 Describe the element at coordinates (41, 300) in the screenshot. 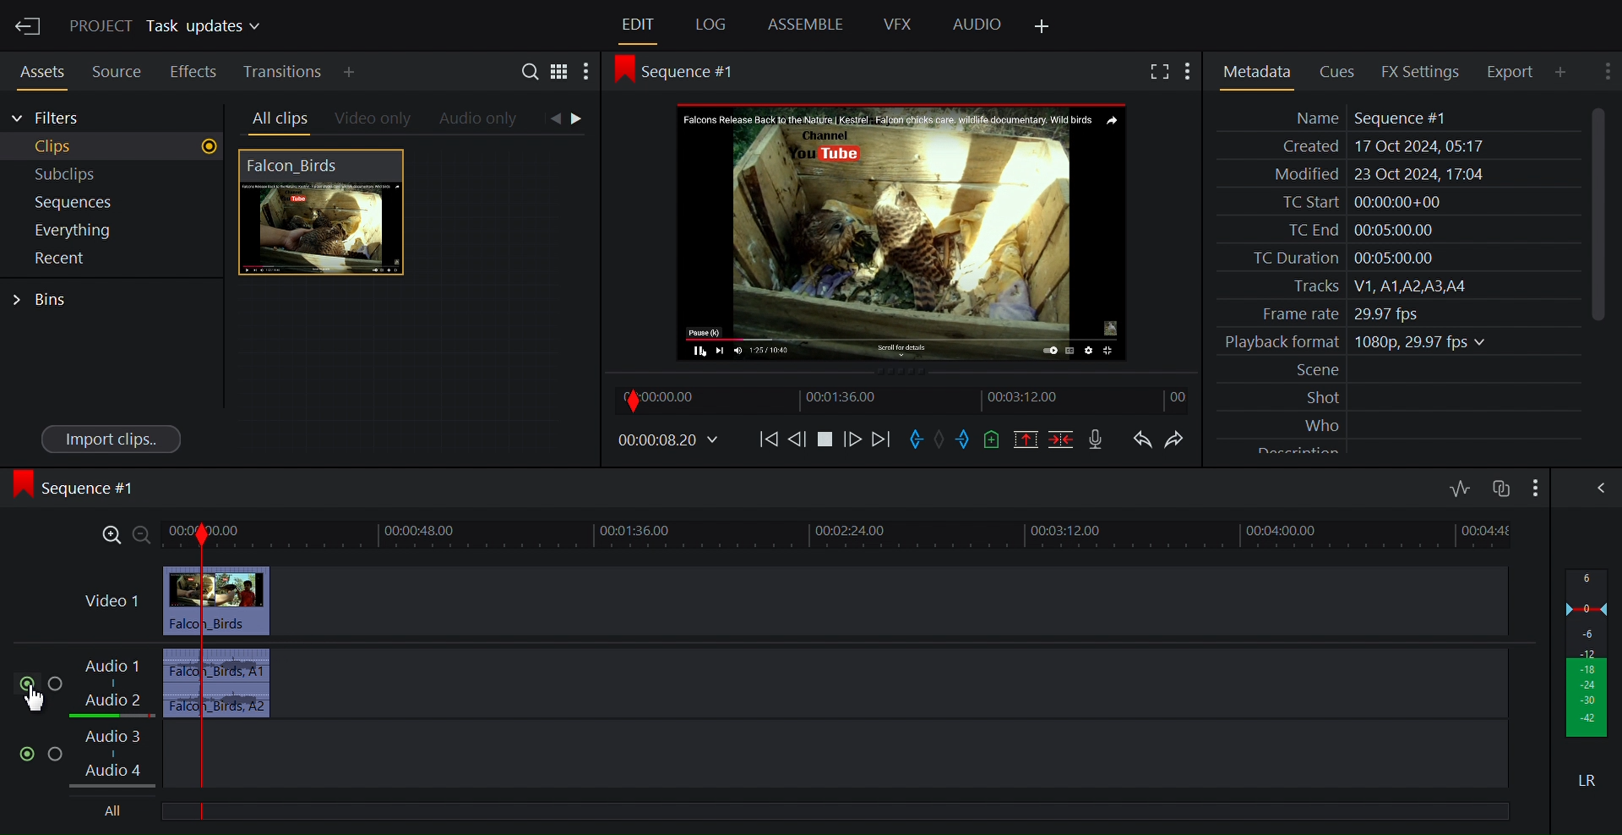

I see `Bins` at that location.